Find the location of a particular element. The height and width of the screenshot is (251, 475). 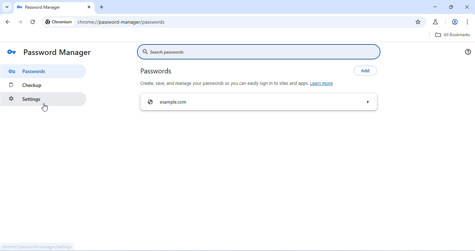

add is located at coordinates (365, 70).